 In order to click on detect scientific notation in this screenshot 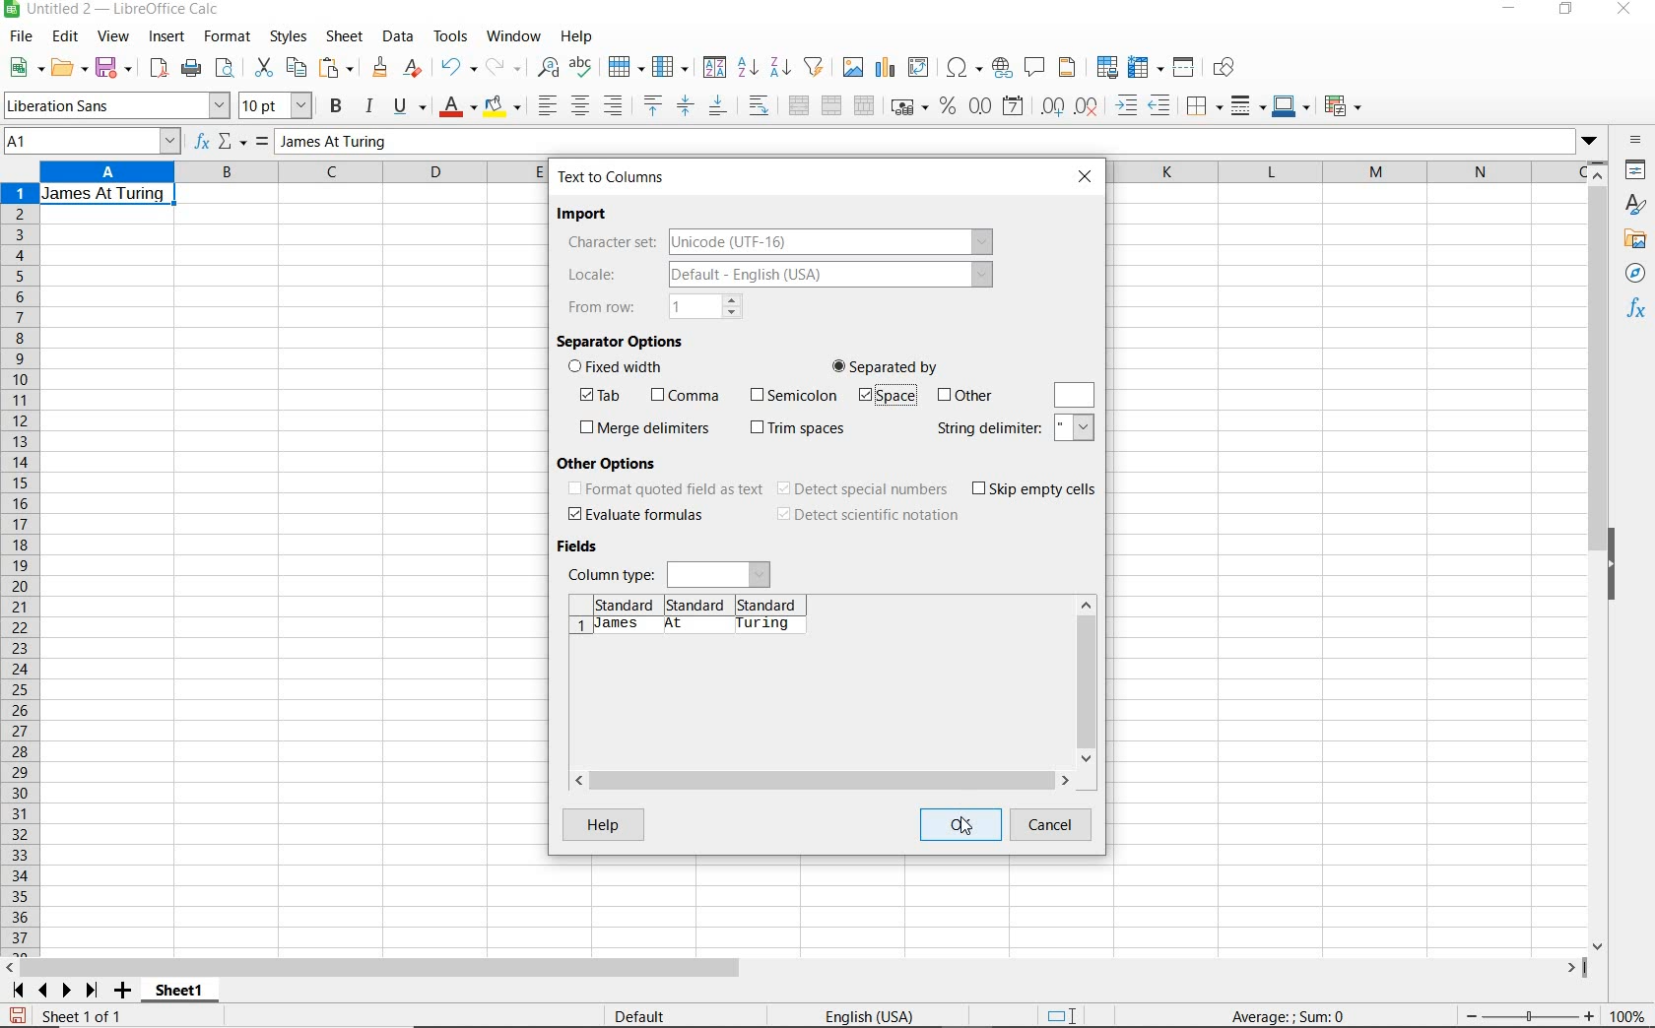, I will do `click(867, 516)`.